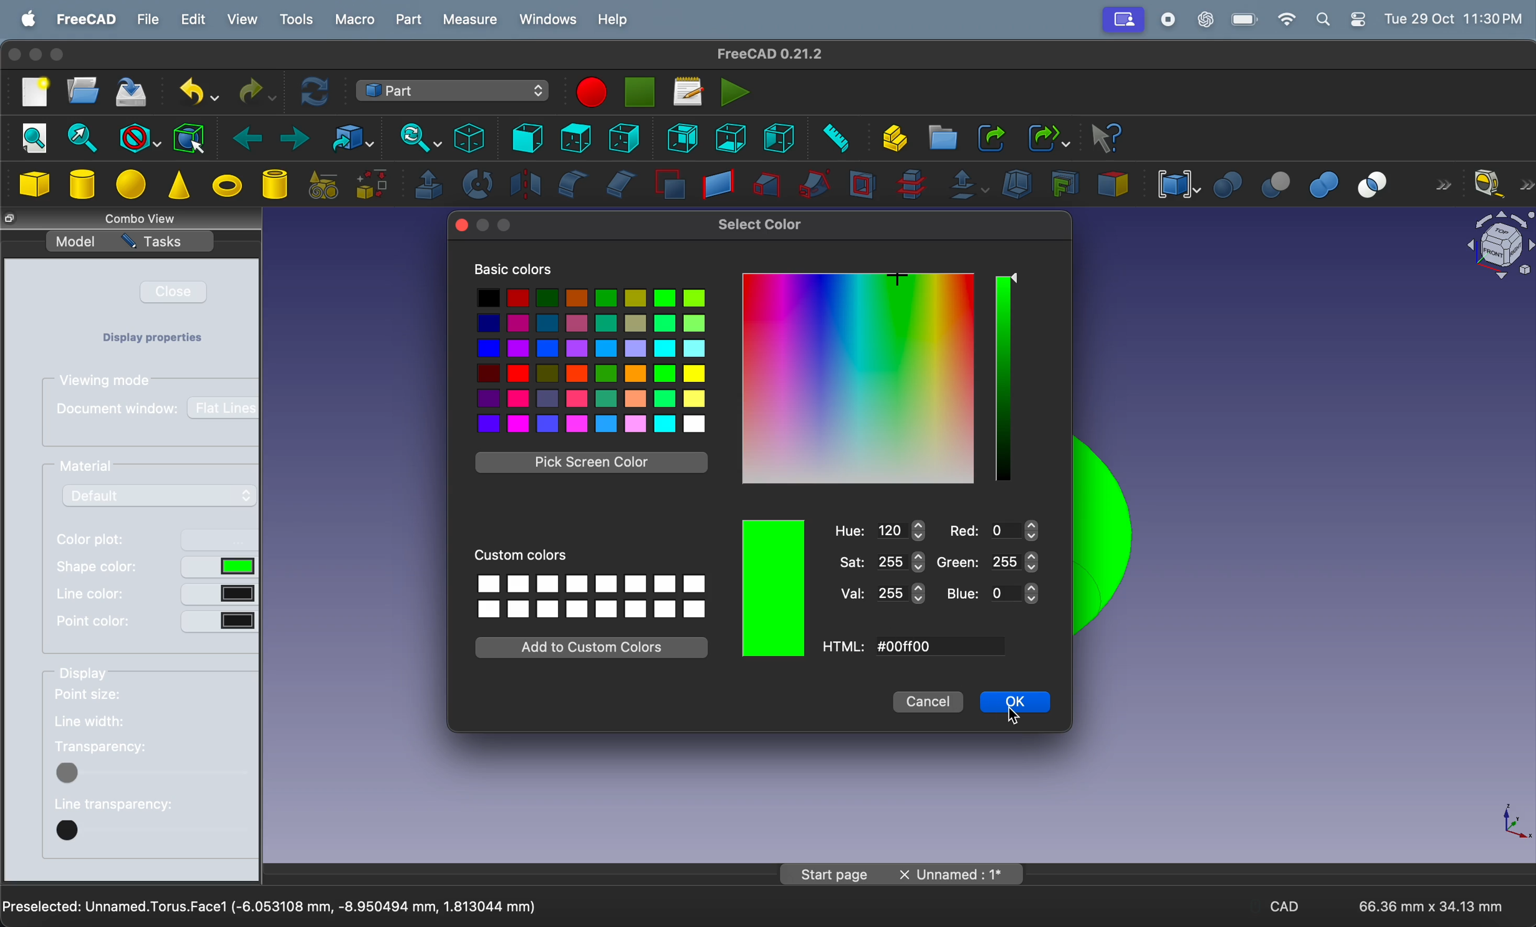 Image resolution: width=1536 pixels, height=927 pixels. I want to click on display, so click(113, 675).